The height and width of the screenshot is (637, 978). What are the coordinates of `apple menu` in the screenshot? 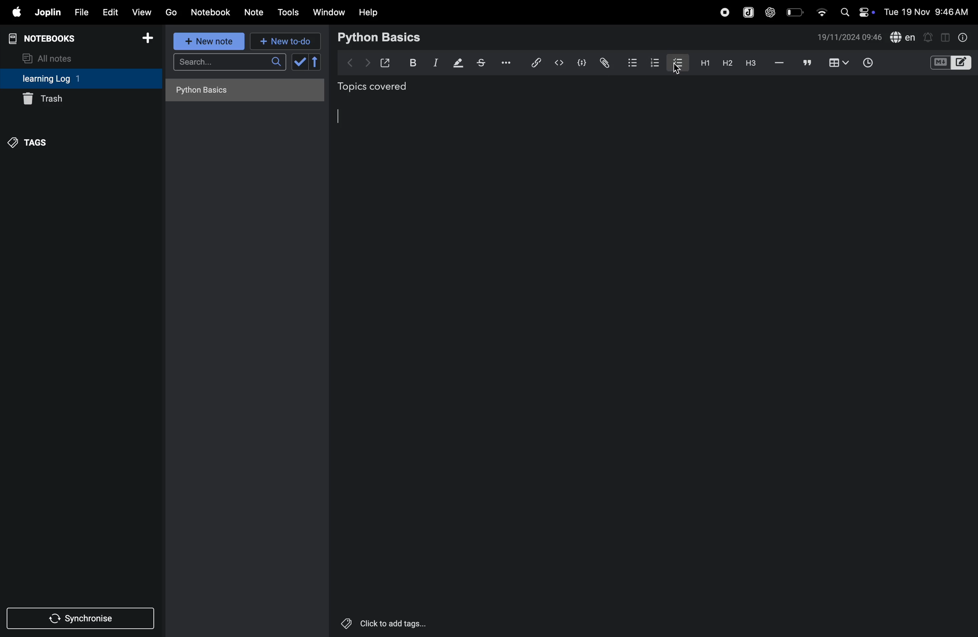 It's located at (13, 13).